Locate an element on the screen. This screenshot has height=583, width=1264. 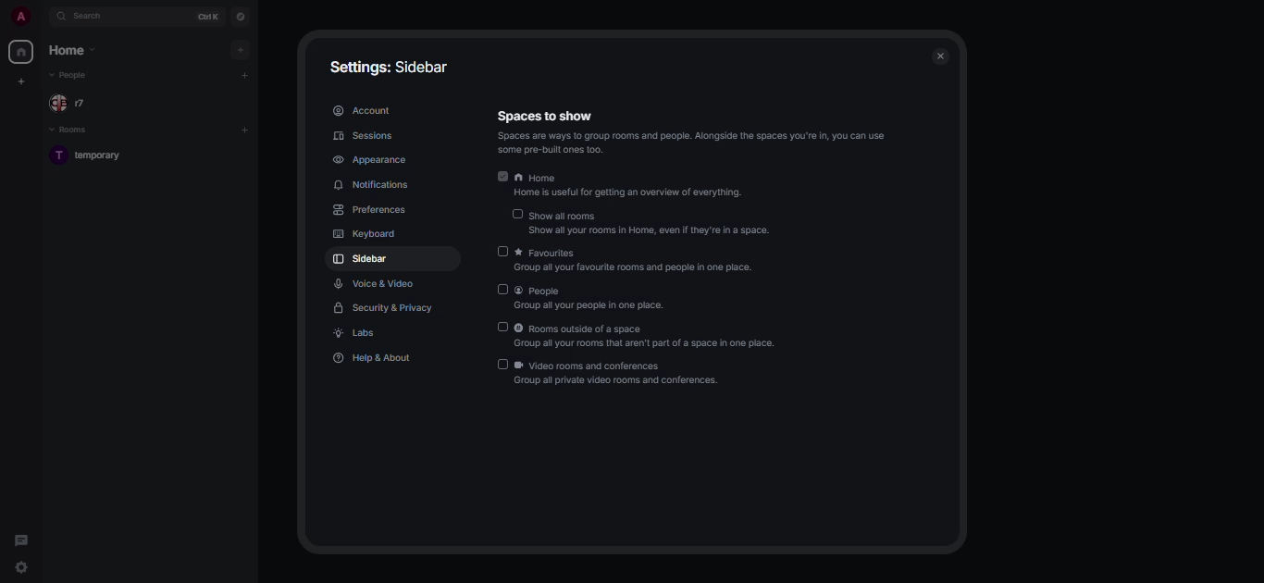
sidebar is located at coordinates (362, 260).